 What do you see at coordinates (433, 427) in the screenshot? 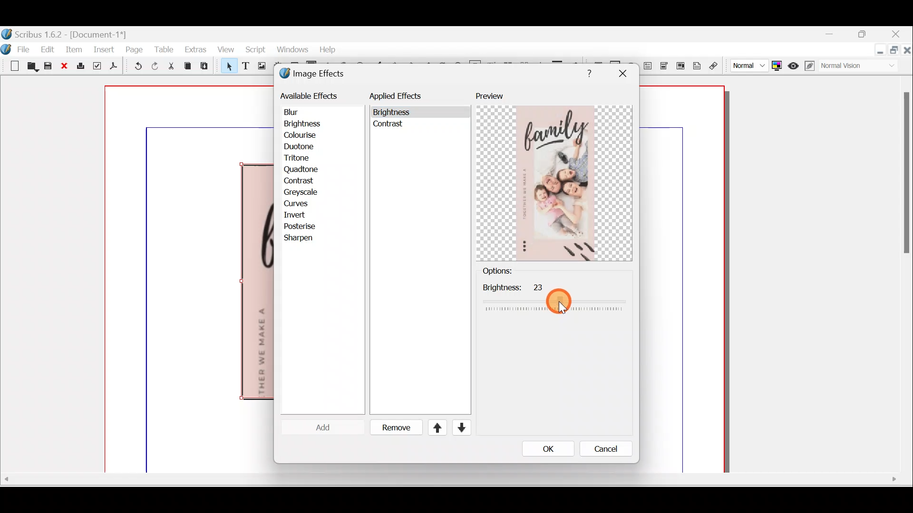
I see `Move up` at bounding box center [433, 427].